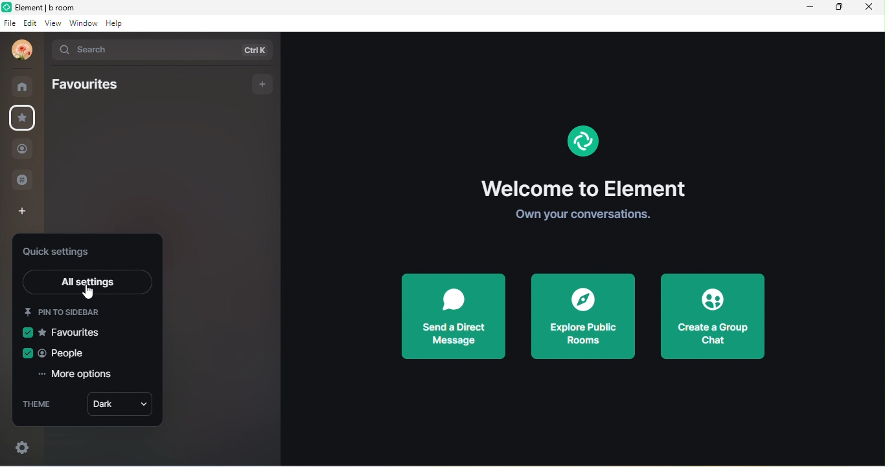  I want to click on account, so click(20, 51).